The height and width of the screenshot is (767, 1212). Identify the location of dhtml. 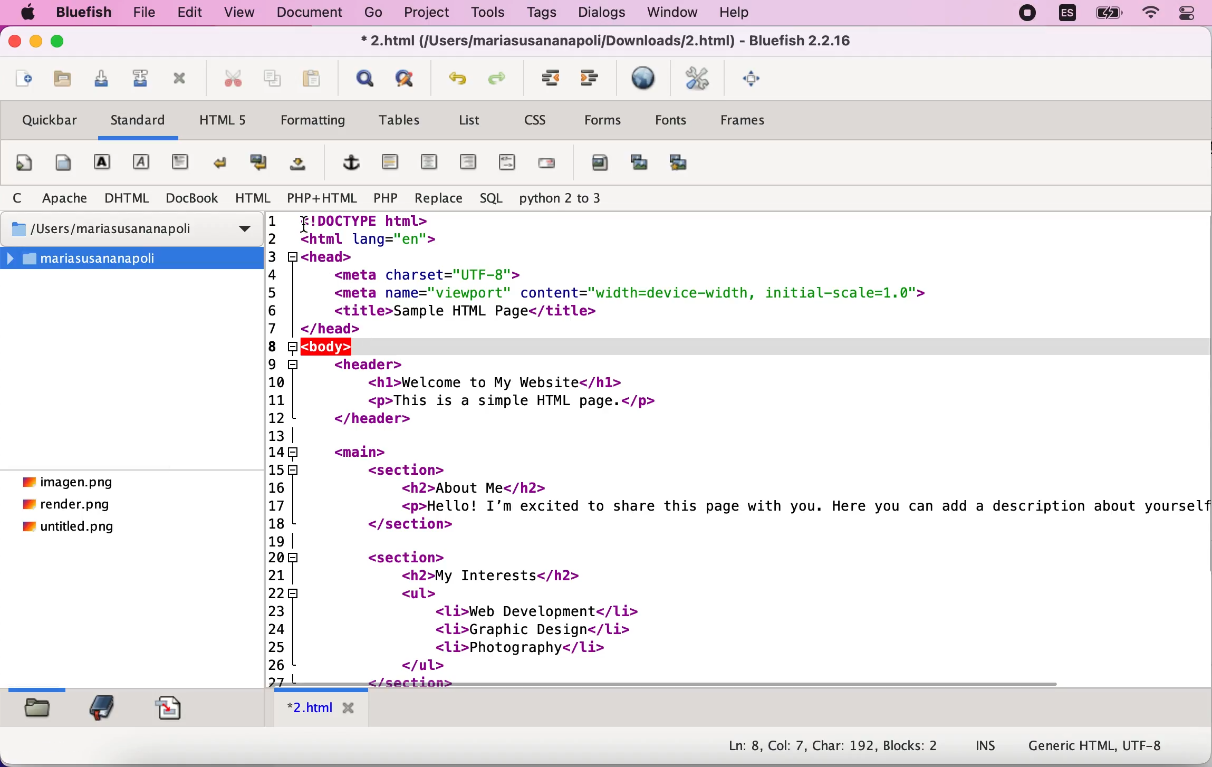
(123, 197).